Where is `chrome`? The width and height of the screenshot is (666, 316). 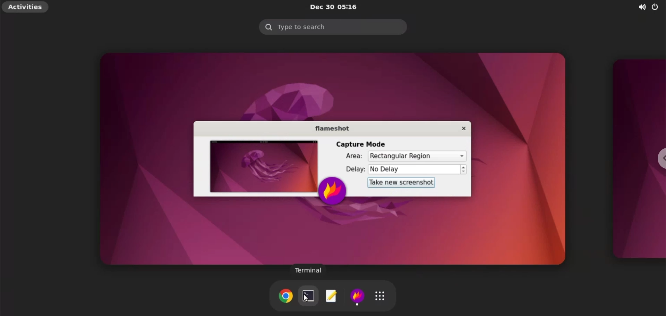 chrome is located at coordinates (285, 296).